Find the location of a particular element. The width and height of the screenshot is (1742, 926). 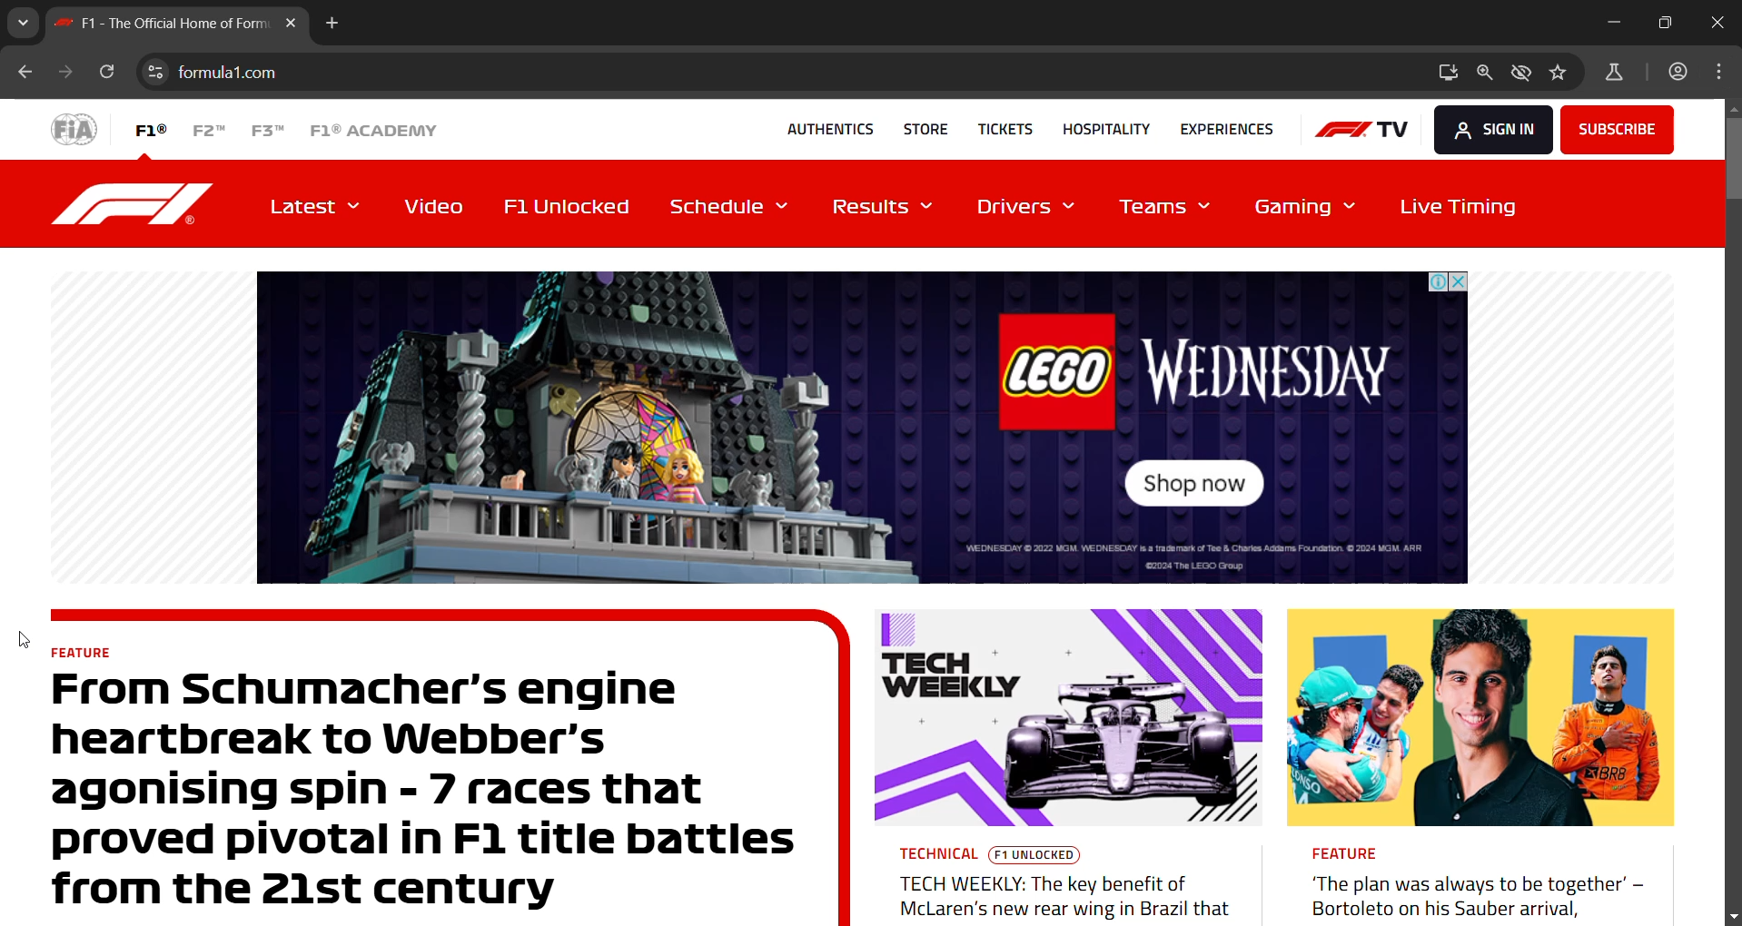

minimize is located at coordinates (1616, 23).